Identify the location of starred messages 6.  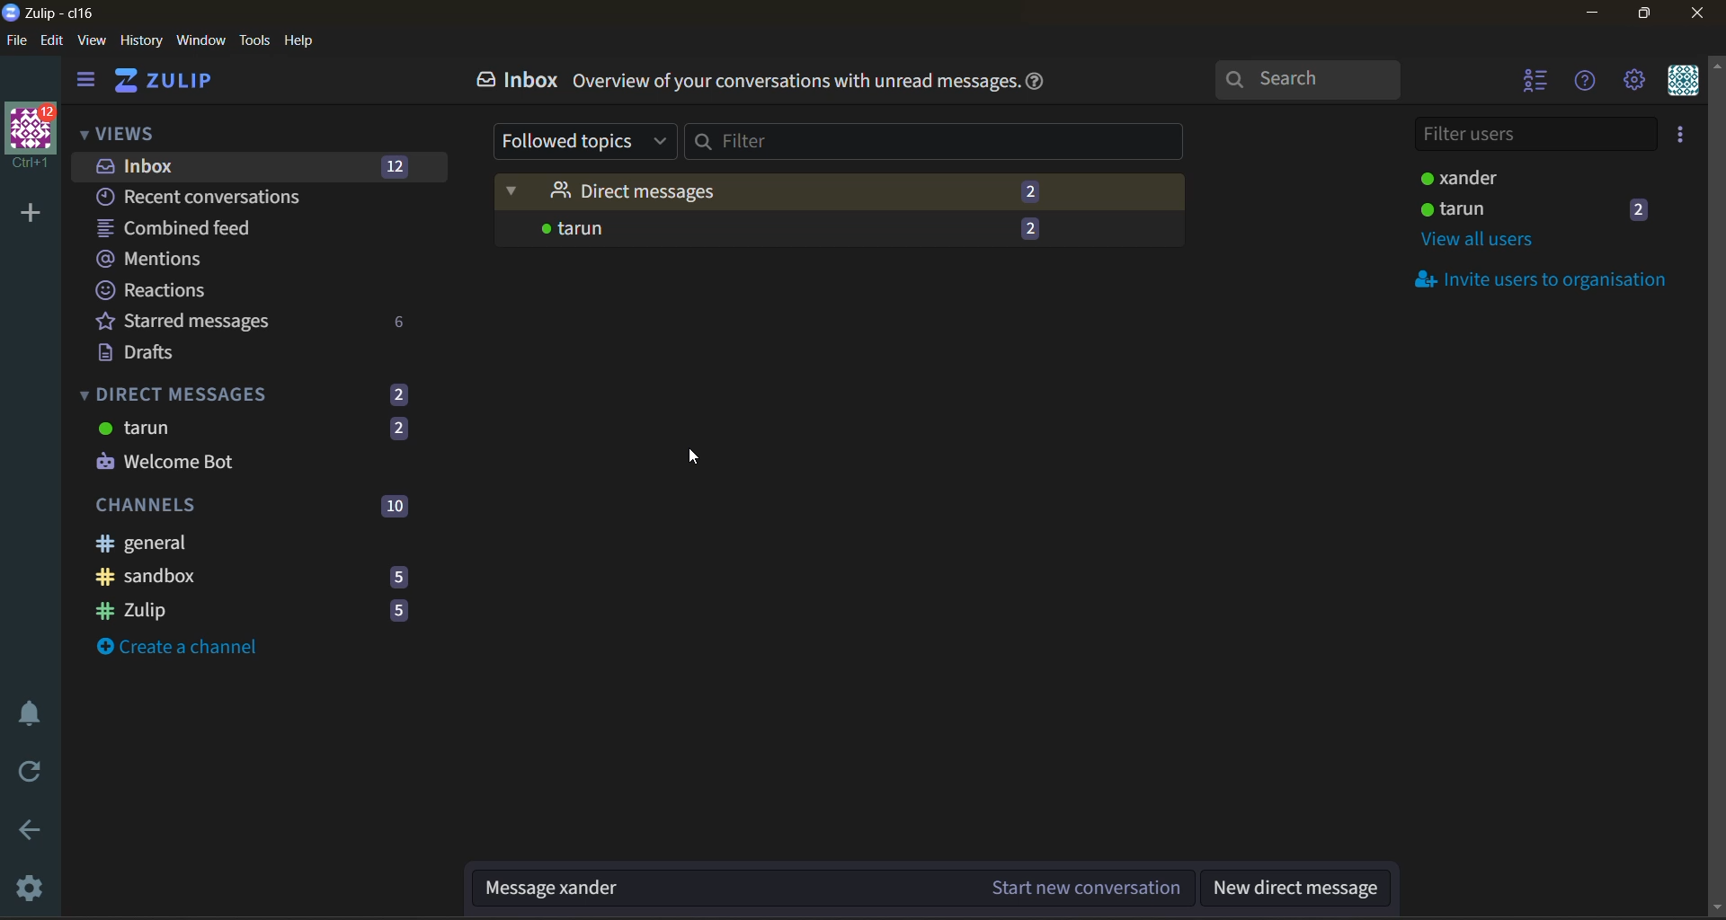
(259, 323).